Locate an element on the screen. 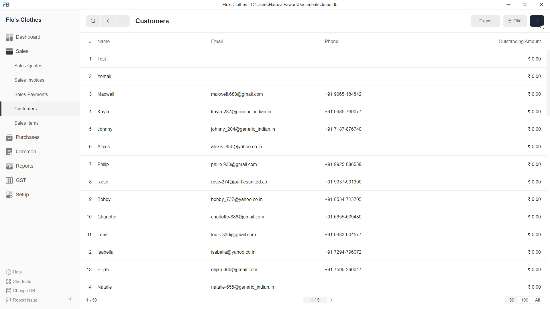  Report Issue is located at coordinates (22, 300).